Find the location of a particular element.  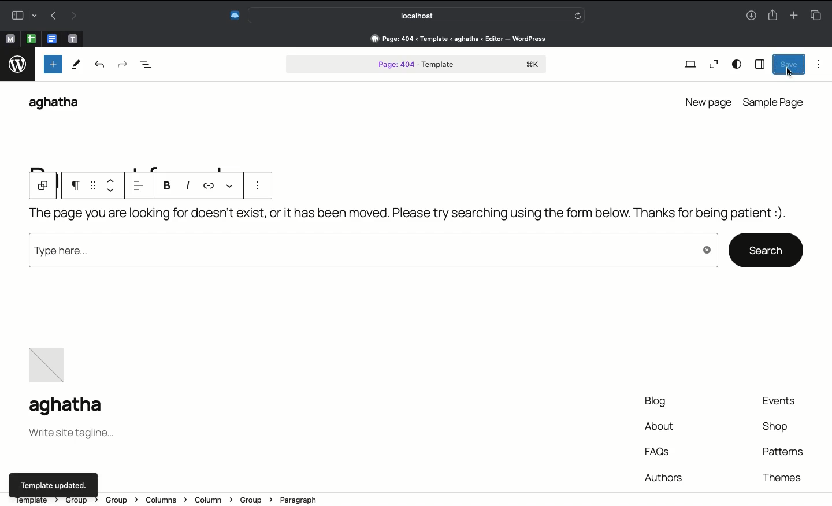

Document overview is located at coordinates (146, 66).